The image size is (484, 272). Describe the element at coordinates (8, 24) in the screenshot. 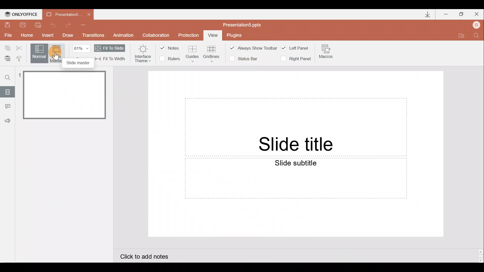

I see `Save` at that location.